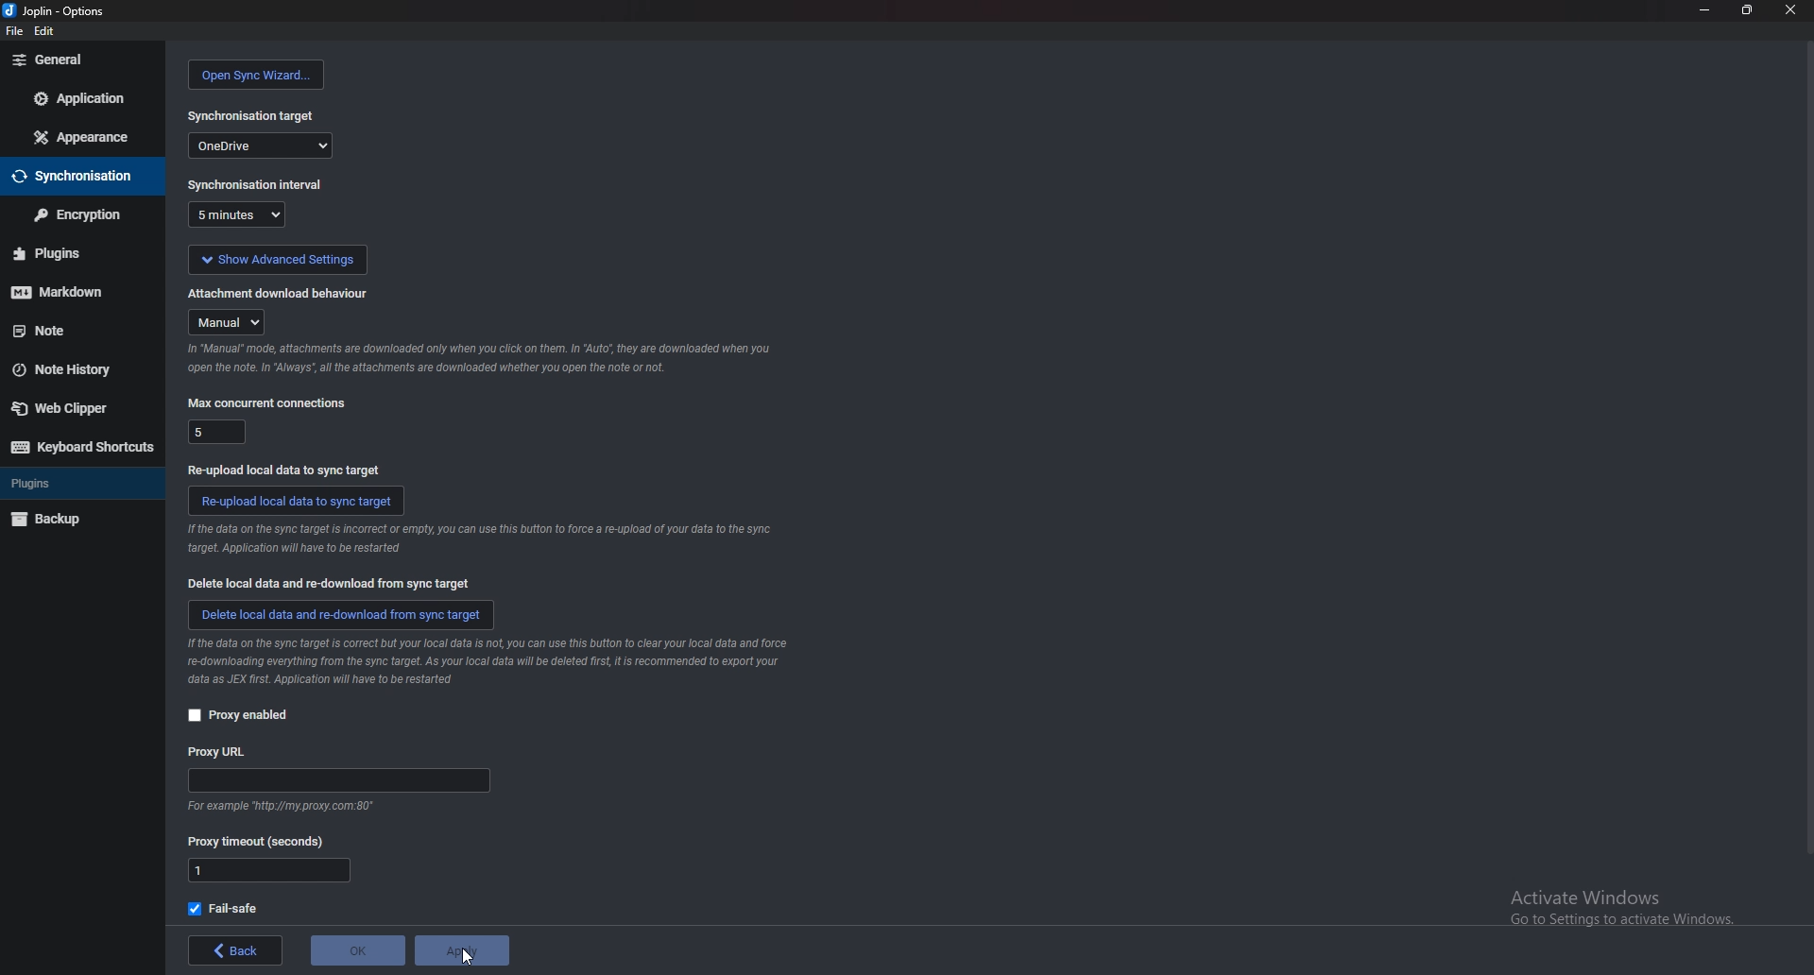 This screenshot has height=975, width=1814. Describe the element at coordinates (278, 808) in the screenshot. I see `info` at that location.